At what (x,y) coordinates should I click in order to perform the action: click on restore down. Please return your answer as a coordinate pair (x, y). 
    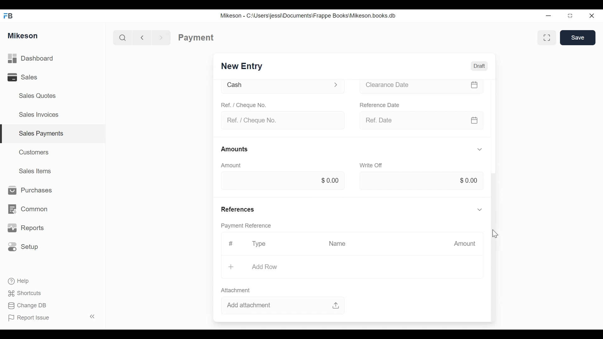
    Looking at the image, I should click on (571, 16).